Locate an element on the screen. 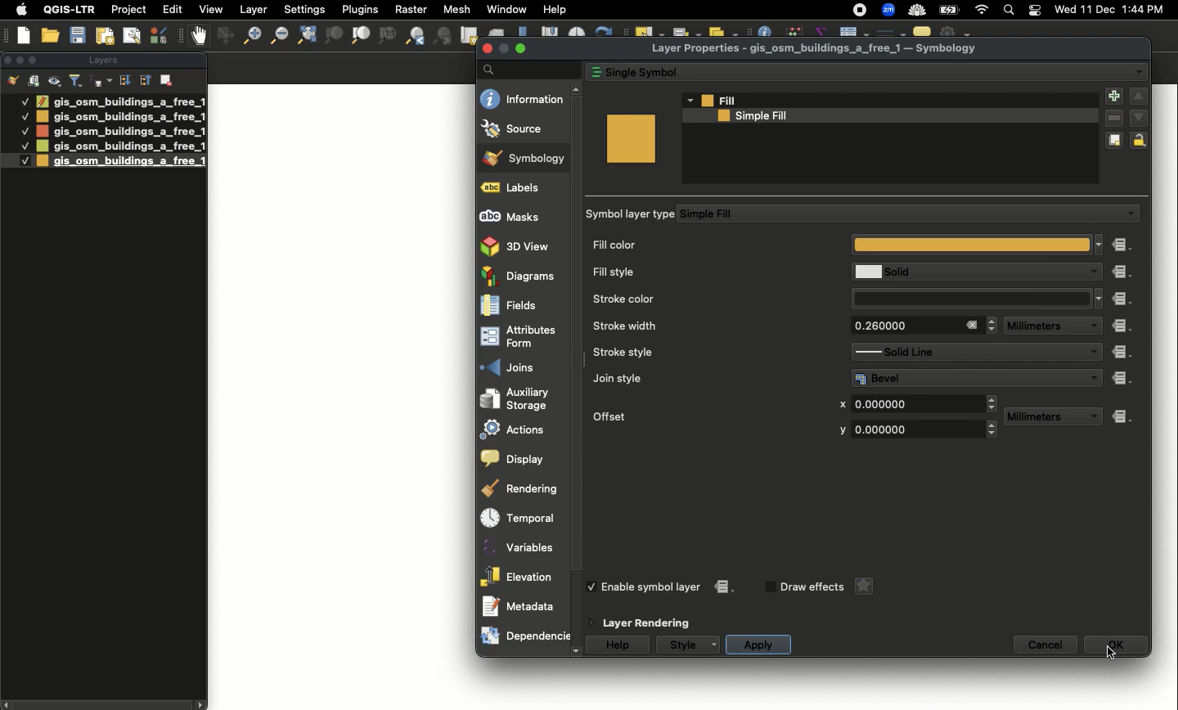 Image resolution: width=1178 pixels, height=710 pixels. Sort ascending is located at coordinates (144, 79).